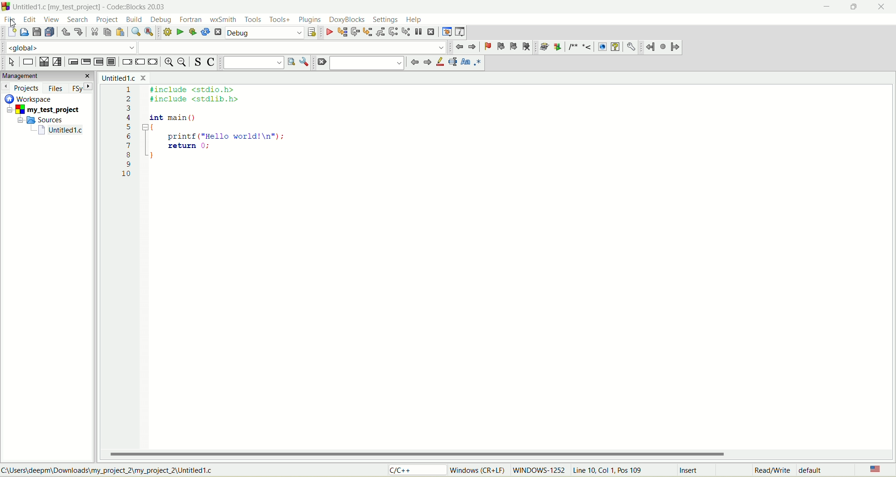  I want to click on maximize, so click(851, 9).